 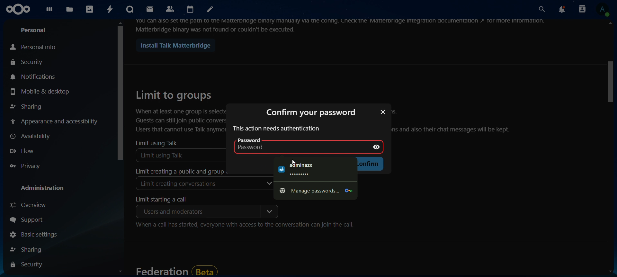 I want to click on mobile & desktop, so click(x=40, y=92).